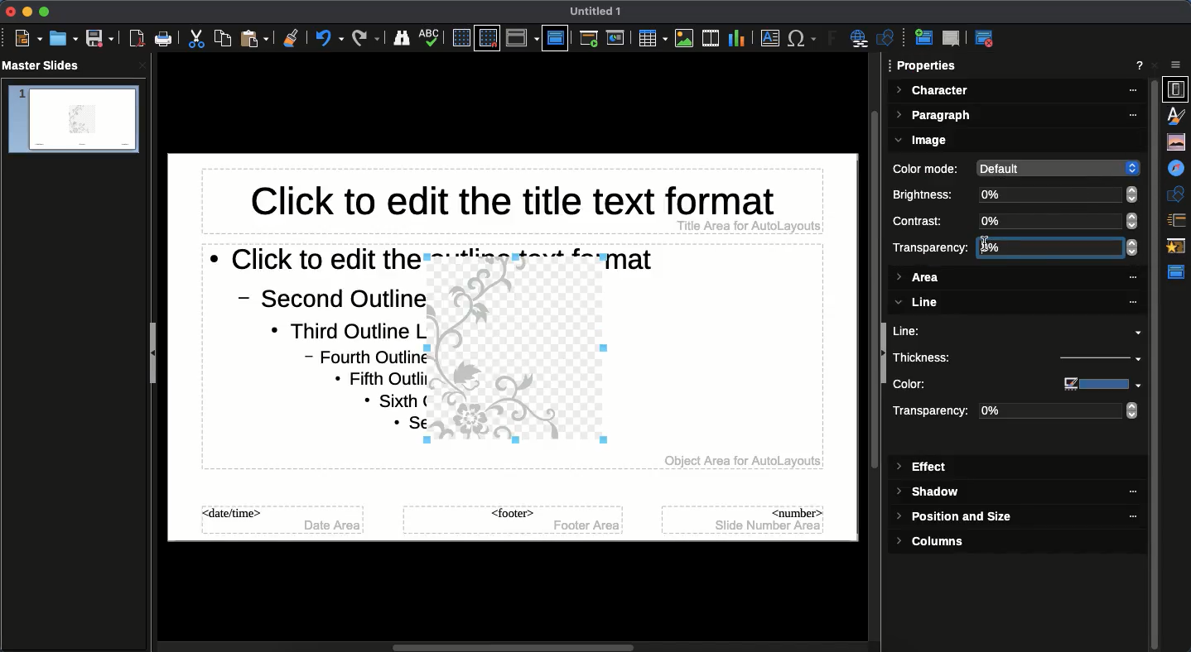  What do you see at coordinates (957, 519) in the screenshot?
I see `Position and size` at bounding box center [957, 519].